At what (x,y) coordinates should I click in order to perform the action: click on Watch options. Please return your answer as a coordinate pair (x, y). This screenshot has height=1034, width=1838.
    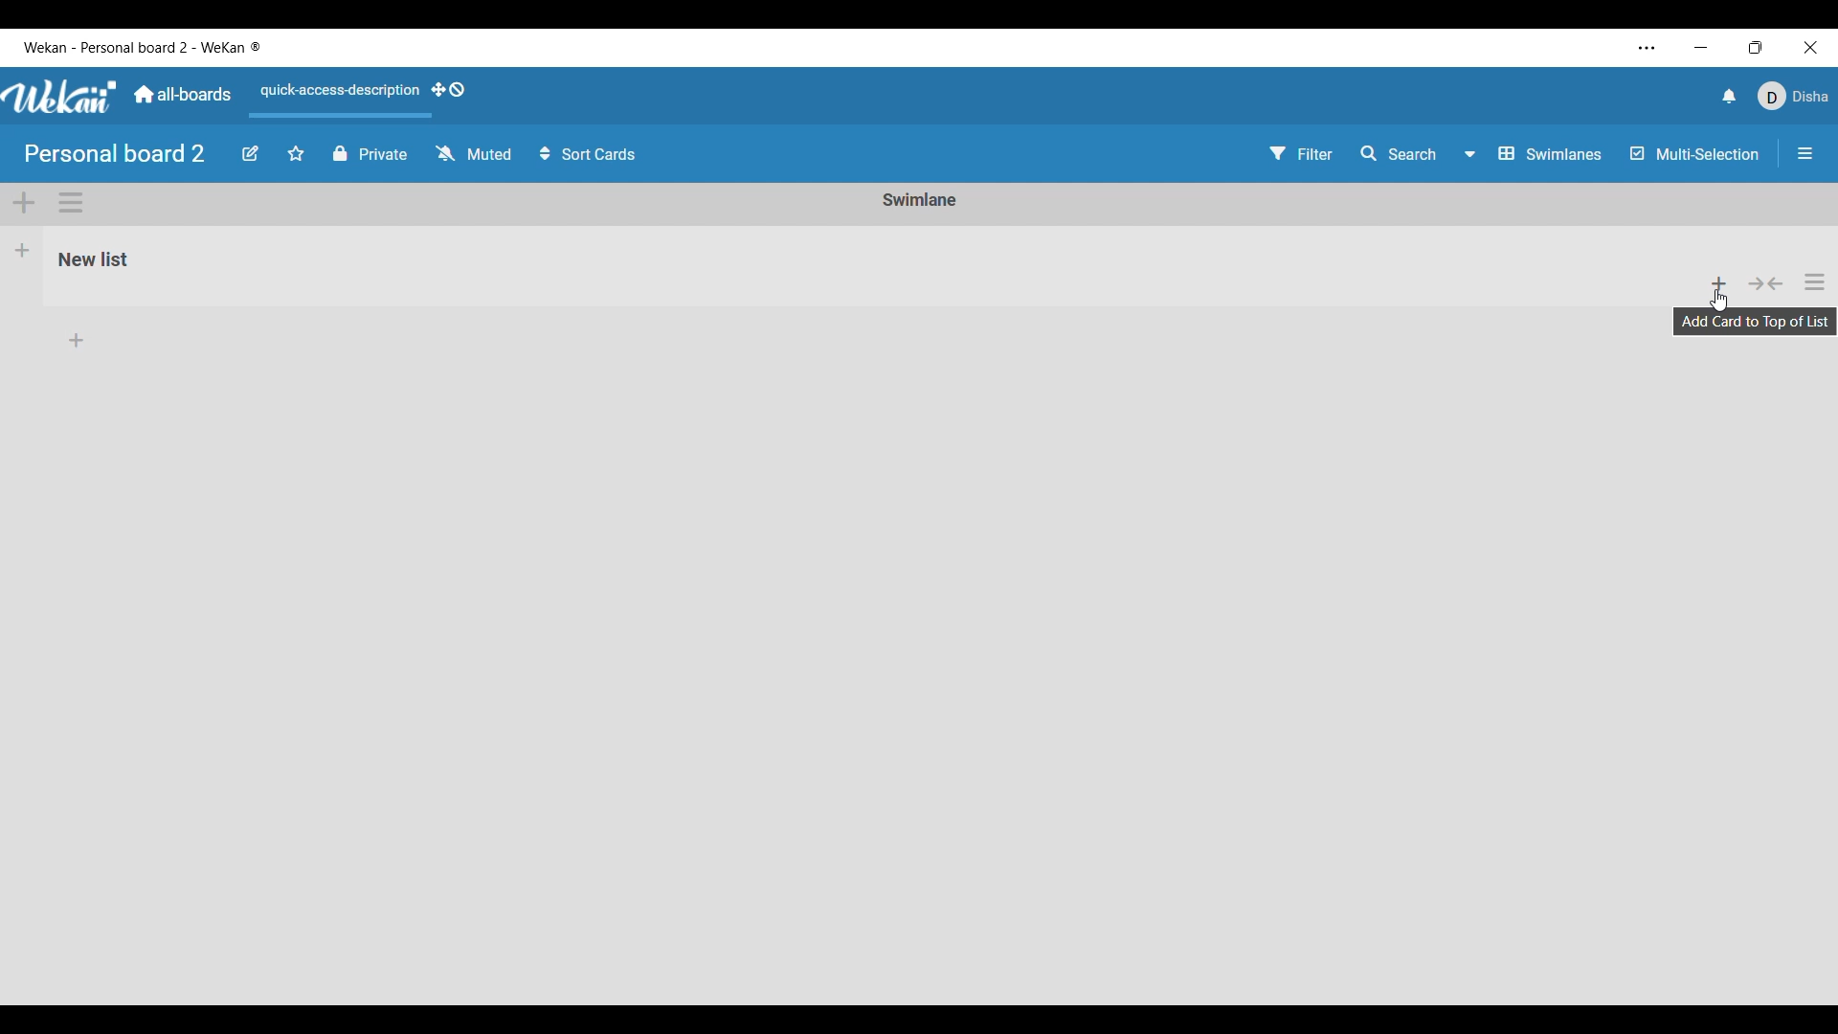
    Looking at the image, I should click on (474, 153).